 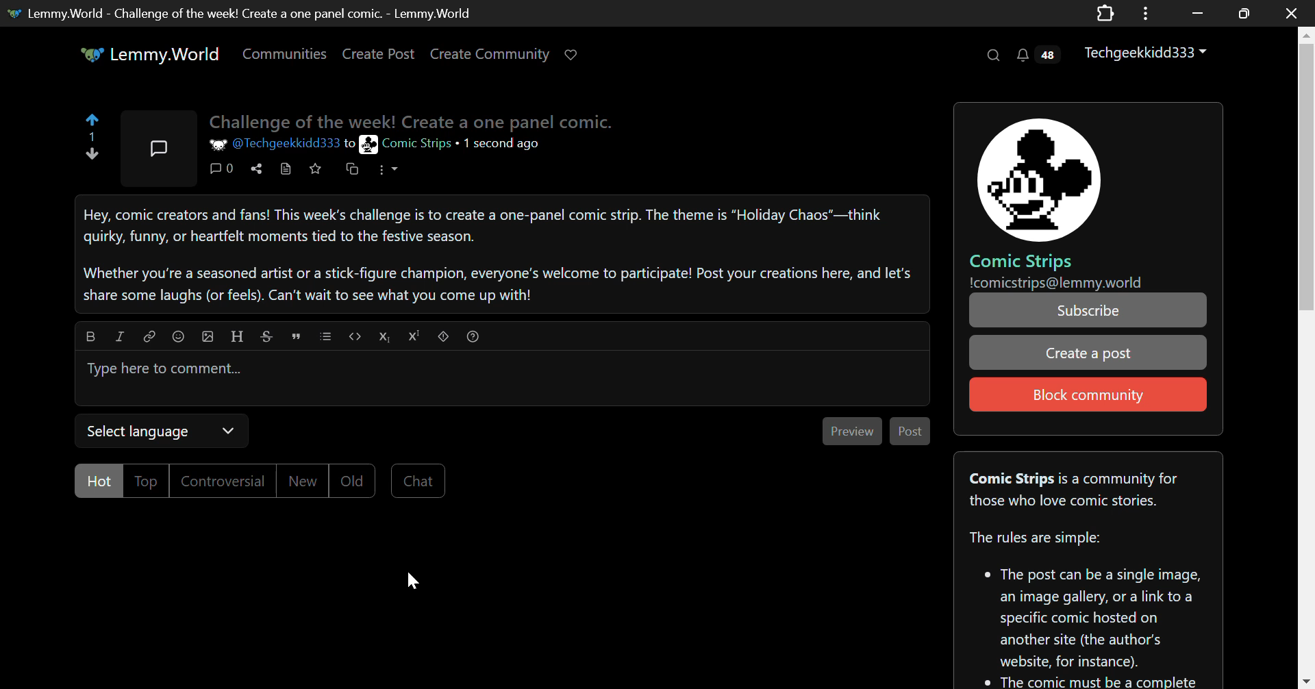 I want to click on Comic Strips is a community forthose who love comic stories. The rules are simple:* The post can be a single image, an image gallery, or a link to a specific comic hosted on another site (the author's website, for instance). The comic must be a complete, so click(x=1084, y=568).